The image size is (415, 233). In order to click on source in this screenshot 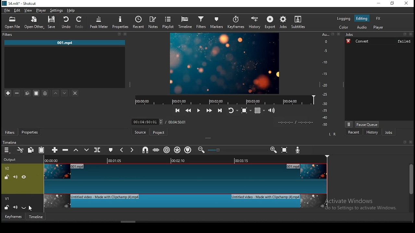, I will do `click(140, 132)`.